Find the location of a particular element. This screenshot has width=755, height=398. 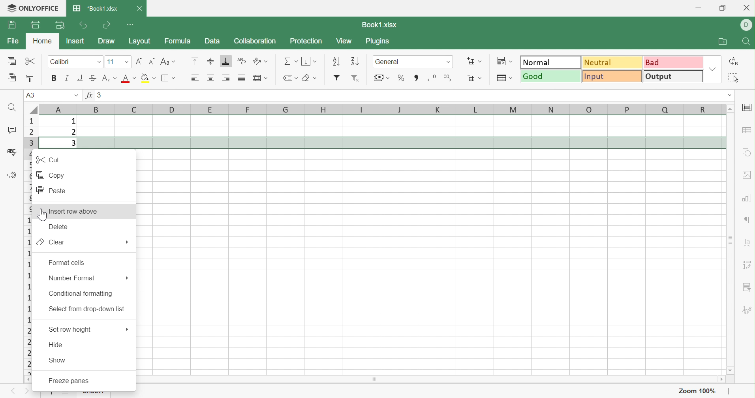

Bold is located at coordinates (53, 79).